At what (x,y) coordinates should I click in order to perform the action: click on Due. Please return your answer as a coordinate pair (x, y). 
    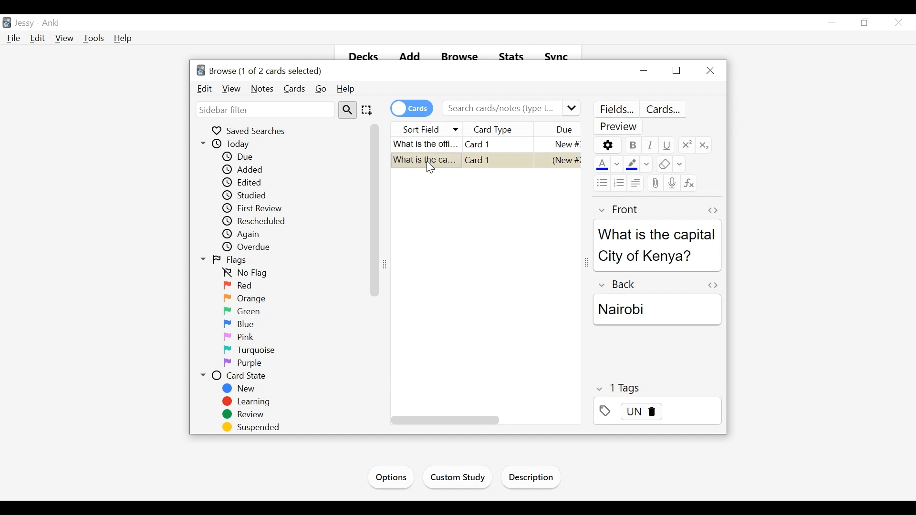
    Looking at the image, I should click on (239, 157).